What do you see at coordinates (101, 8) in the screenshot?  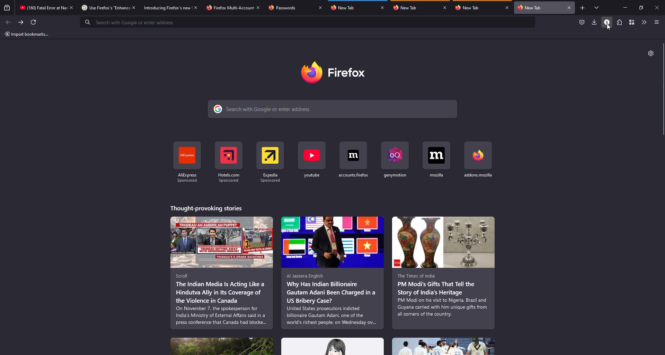 I see `tab` at bounding box center [101, 8].